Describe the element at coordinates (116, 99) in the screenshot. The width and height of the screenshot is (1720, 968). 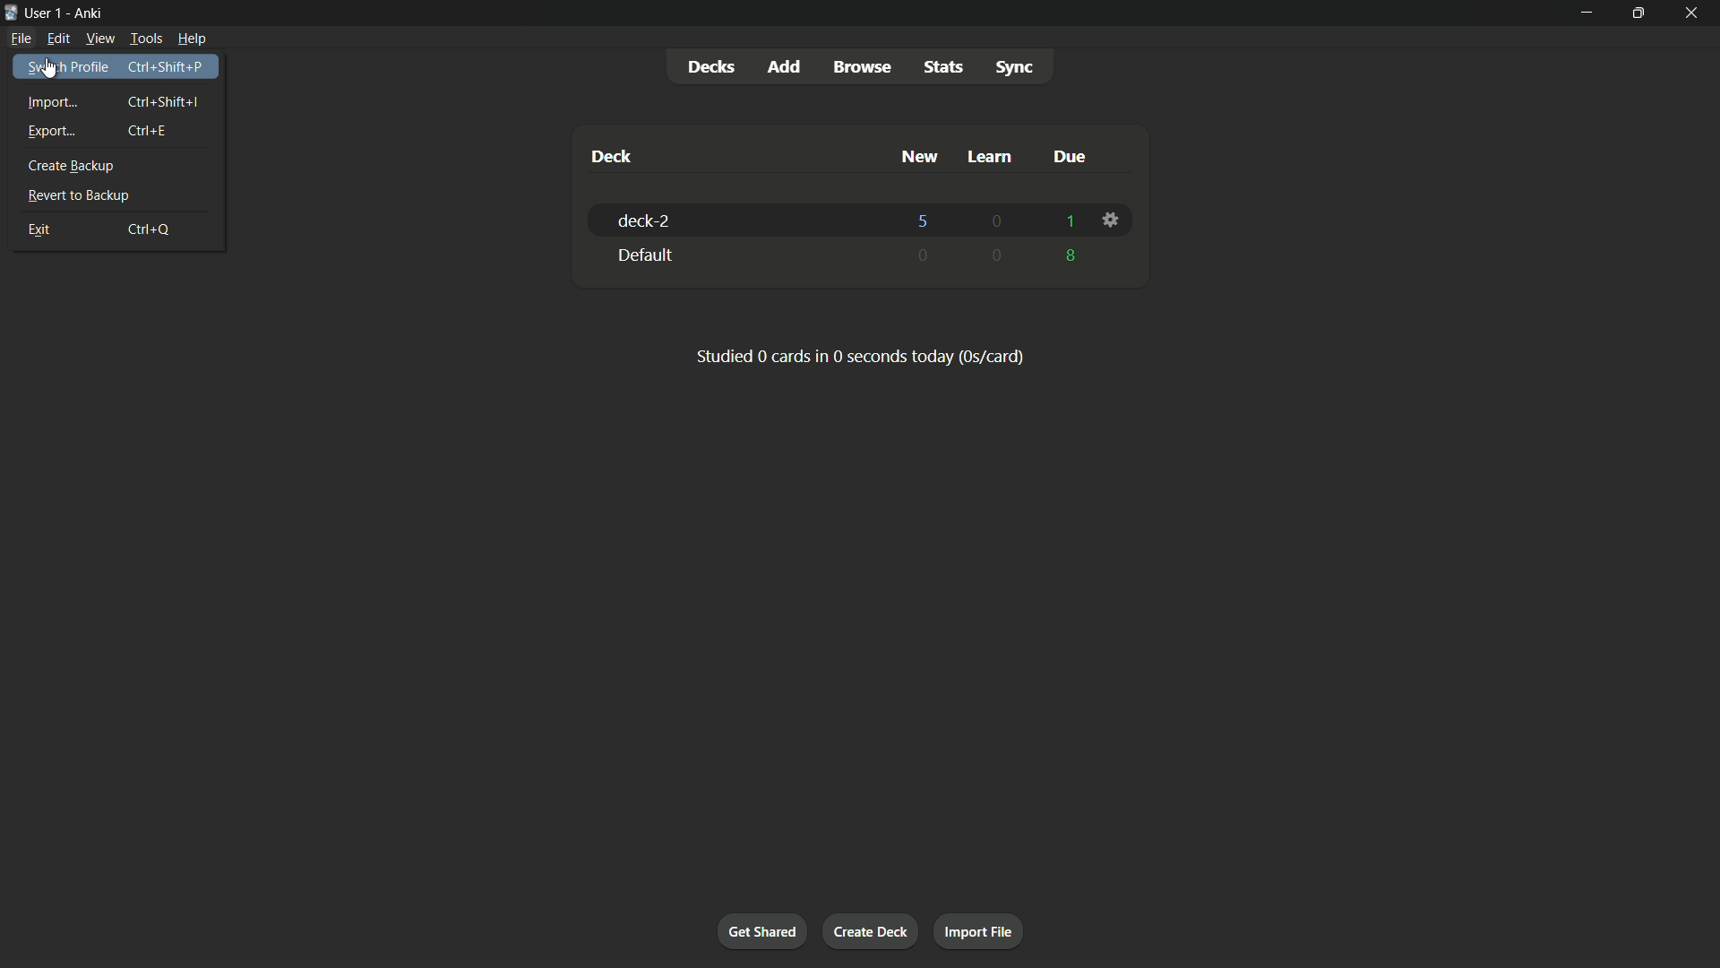
I see `Import` at that location.